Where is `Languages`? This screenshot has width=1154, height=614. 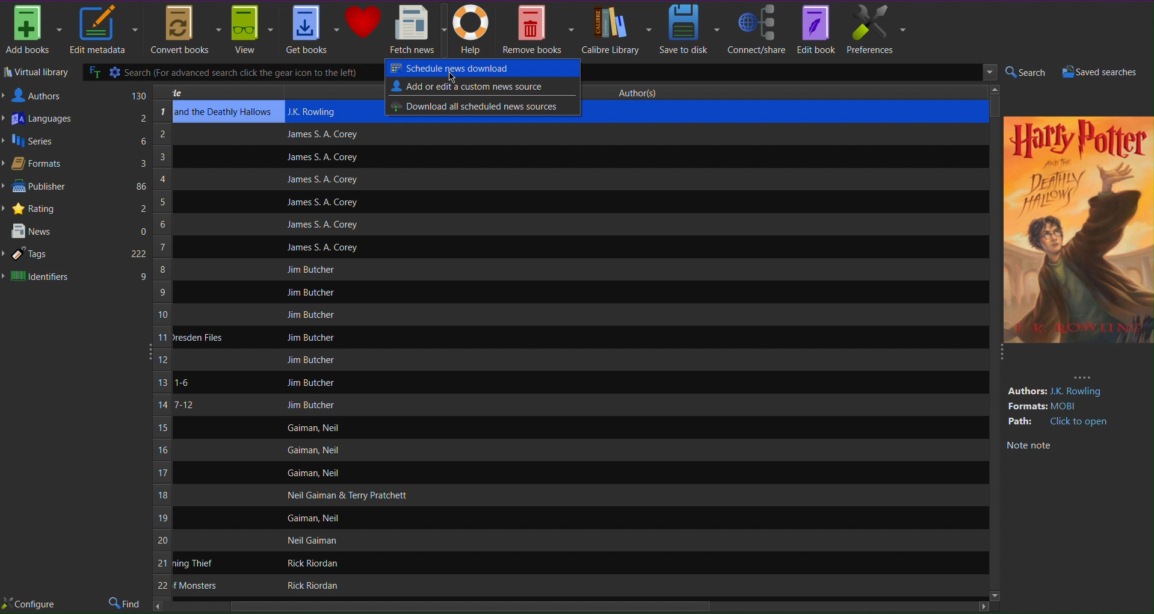 Languages is located at coordinates (75, 119).